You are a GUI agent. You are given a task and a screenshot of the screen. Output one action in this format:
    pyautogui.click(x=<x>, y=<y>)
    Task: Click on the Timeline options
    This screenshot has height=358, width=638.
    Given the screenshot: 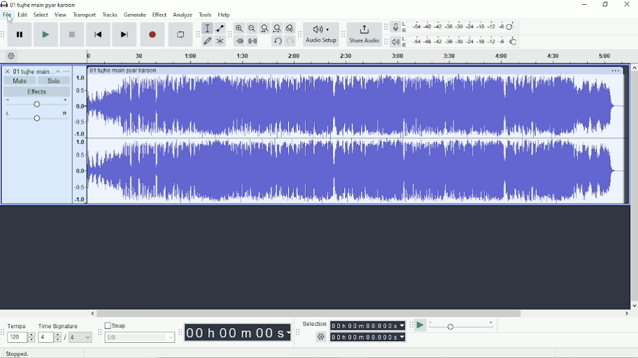 What is the action you would take?
    pyautogui.click(x=12, y=55)
    